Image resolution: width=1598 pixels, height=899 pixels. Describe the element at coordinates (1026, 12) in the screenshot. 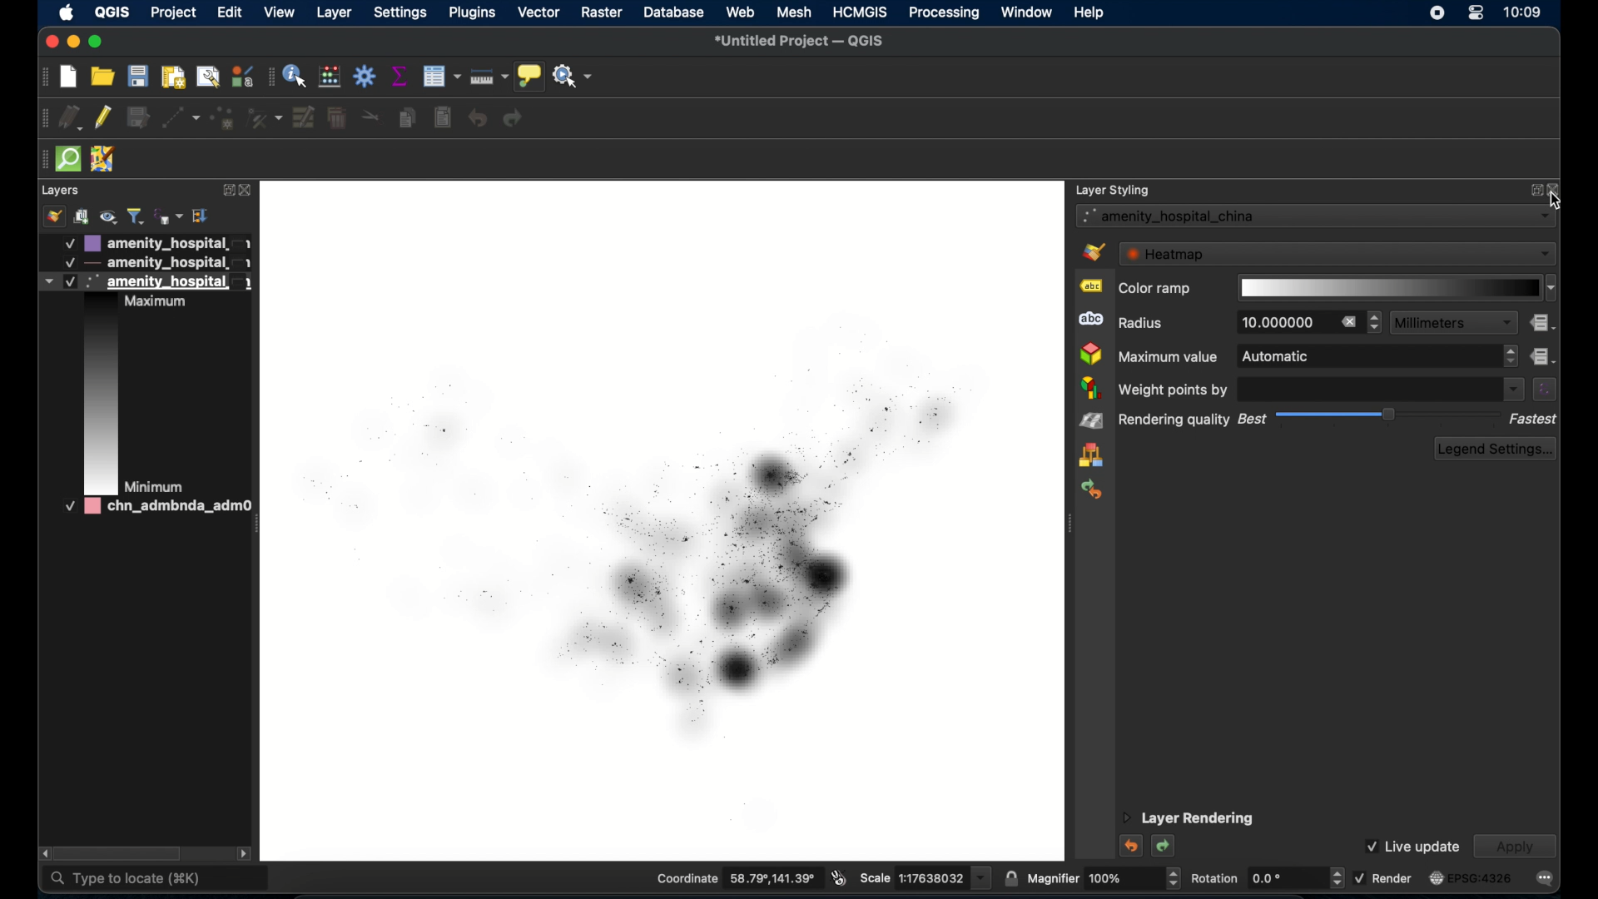

I see `window` at that location.